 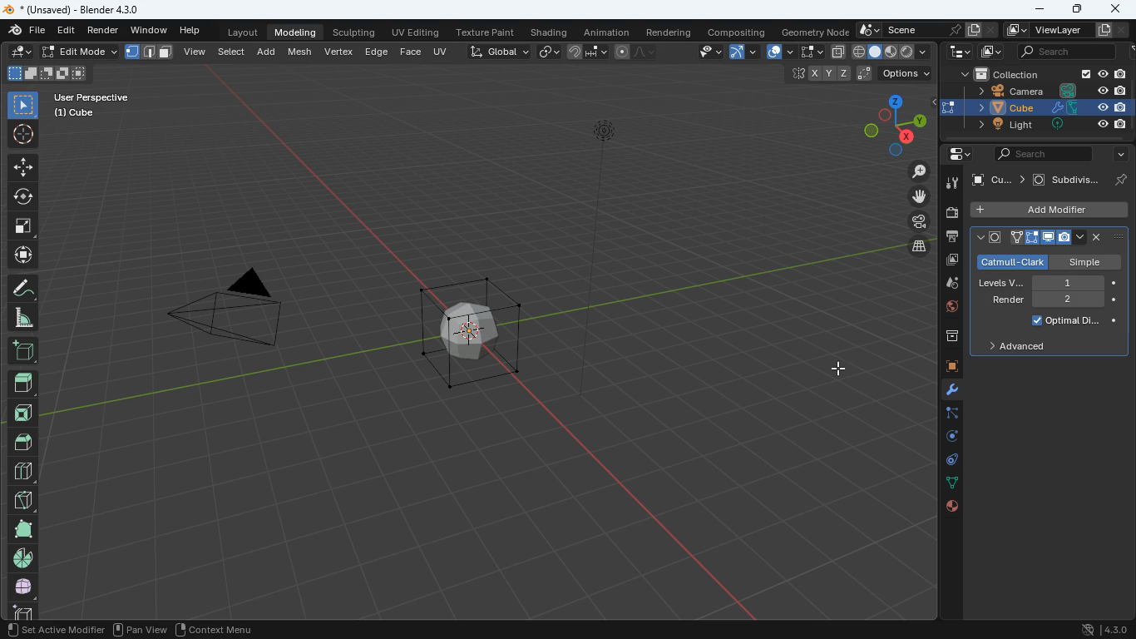 What do you see at coordinates (233, 54) in the screenshot?
I see `select` at bounding box center [233, 54].